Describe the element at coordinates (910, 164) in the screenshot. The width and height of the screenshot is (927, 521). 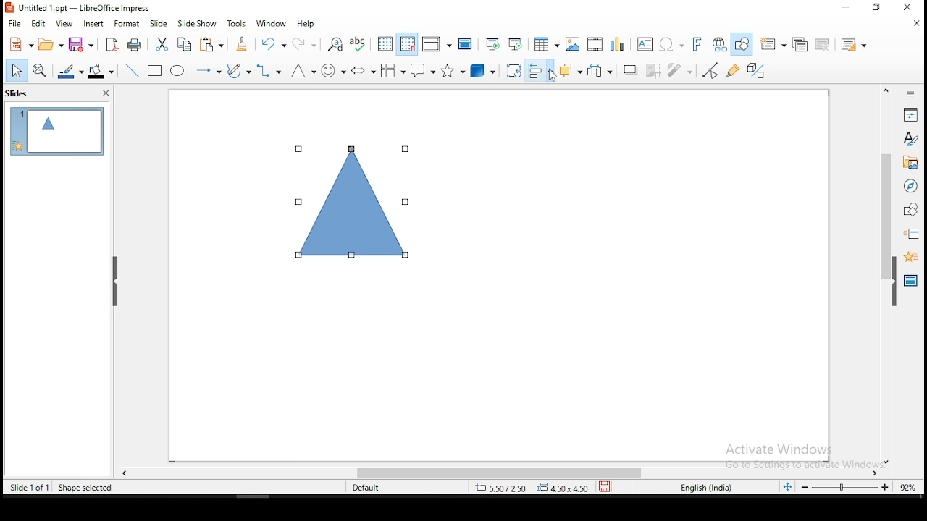
I see `gallery` at that location.